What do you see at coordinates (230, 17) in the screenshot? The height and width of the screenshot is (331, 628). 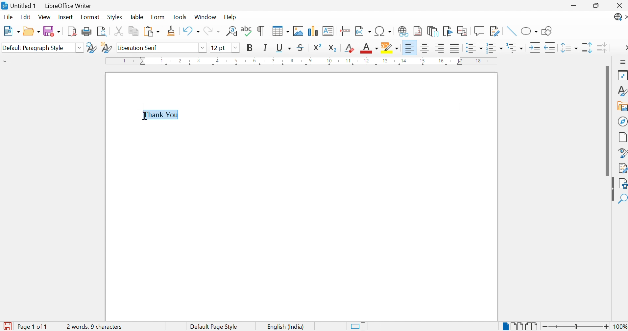 I see `Help` at bounding box center [230, 17].